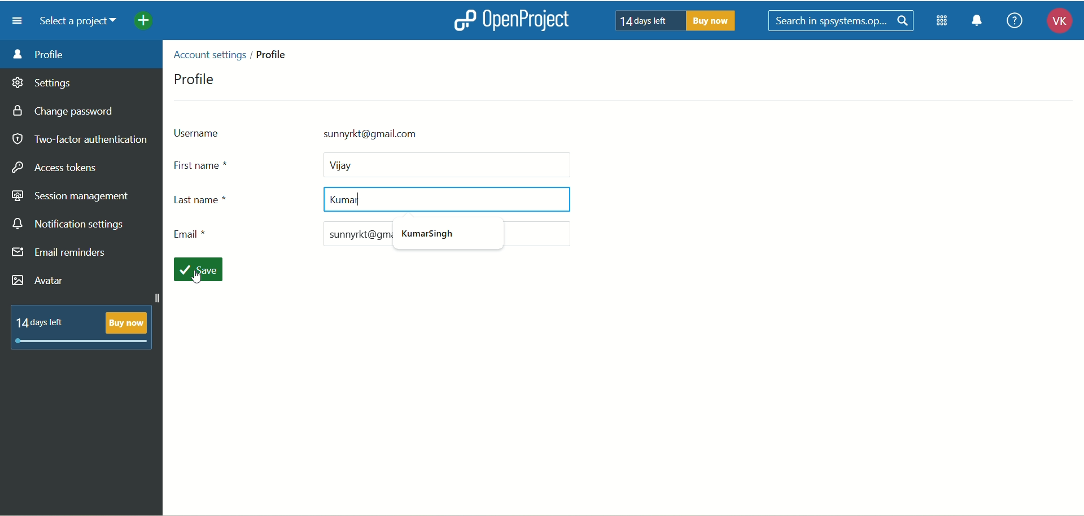 The height and width of the screenshot is (516, 1084). What do you see at coordinates (1055, 23) in the screenshot?
I see `account` at bounding box center [1055, 23].